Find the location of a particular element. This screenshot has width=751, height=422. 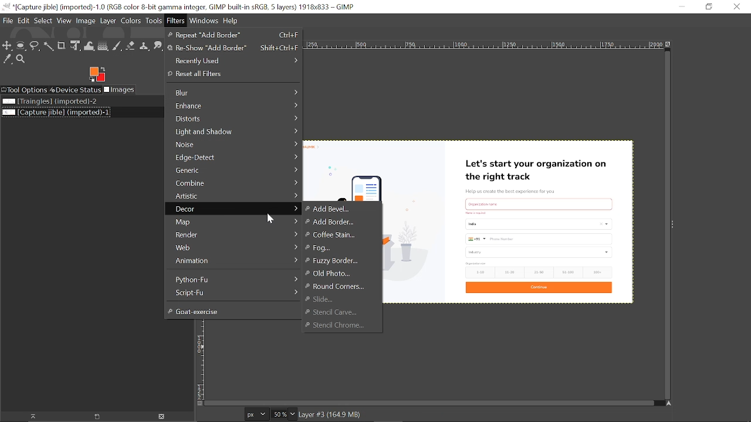

Distorts is located at coordinates (234, 120).